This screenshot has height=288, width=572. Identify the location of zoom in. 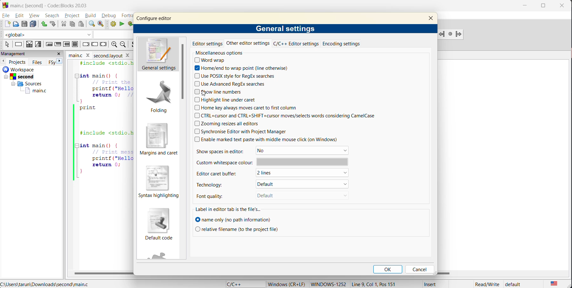
(123, 45).